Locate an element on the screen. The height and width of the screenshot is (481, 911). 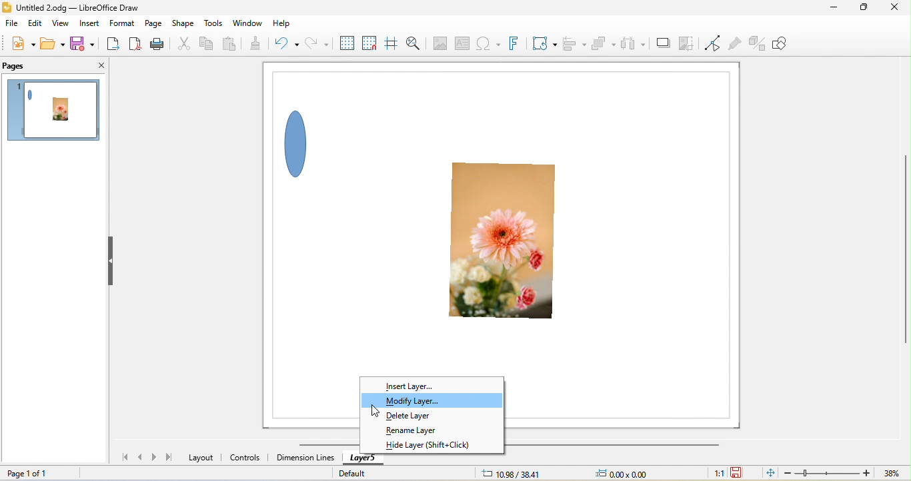
rename layer is located at coordinates (417, 430).